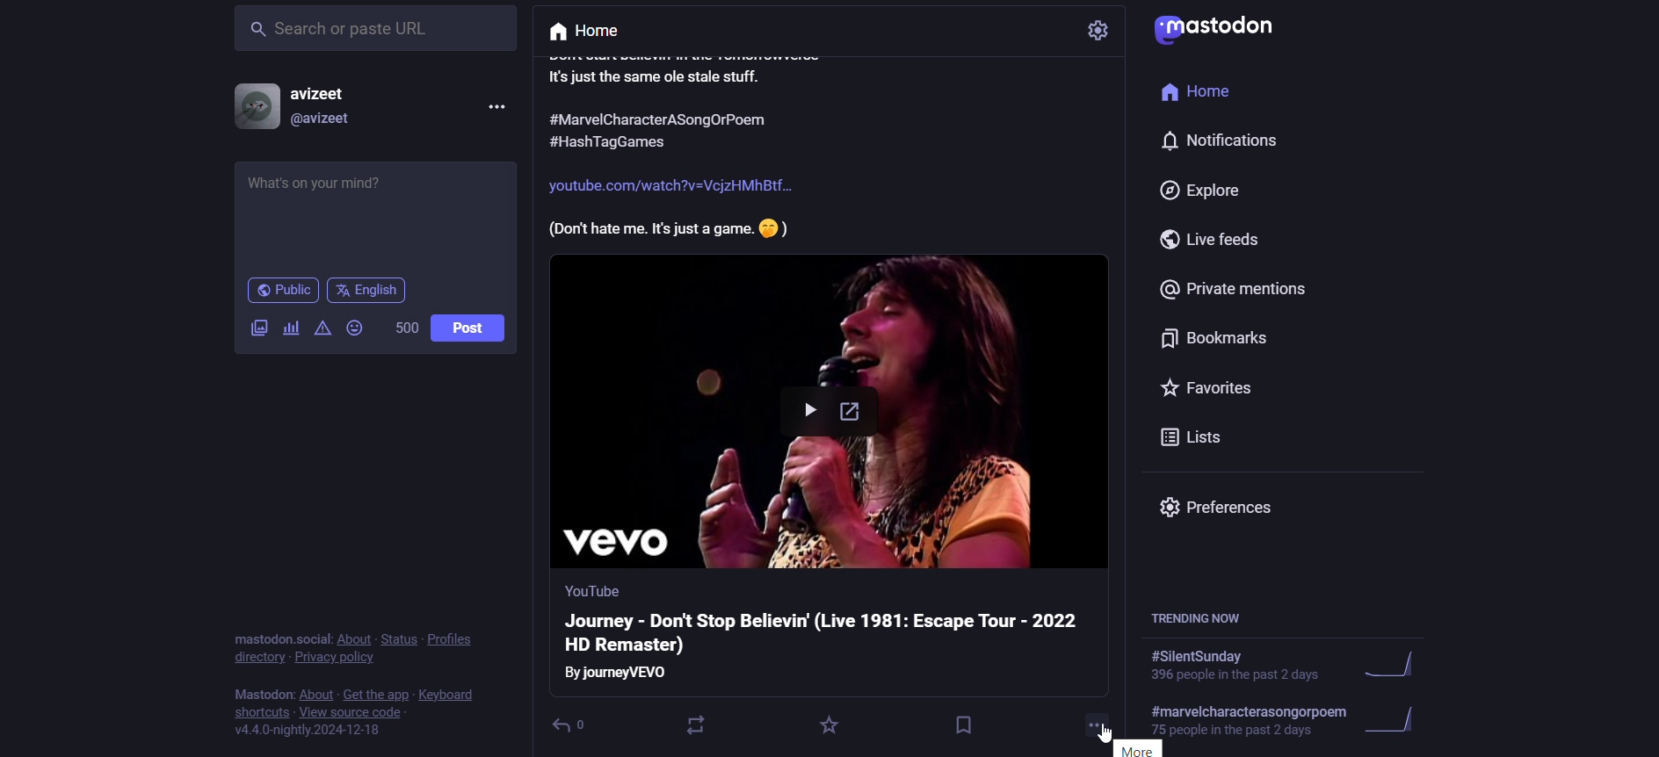 The height and width of the screenshot is (757, 1659). What do you see at coordinates (322, 92) in the screenshot?
I see `username` at bounding box center [322, 92].